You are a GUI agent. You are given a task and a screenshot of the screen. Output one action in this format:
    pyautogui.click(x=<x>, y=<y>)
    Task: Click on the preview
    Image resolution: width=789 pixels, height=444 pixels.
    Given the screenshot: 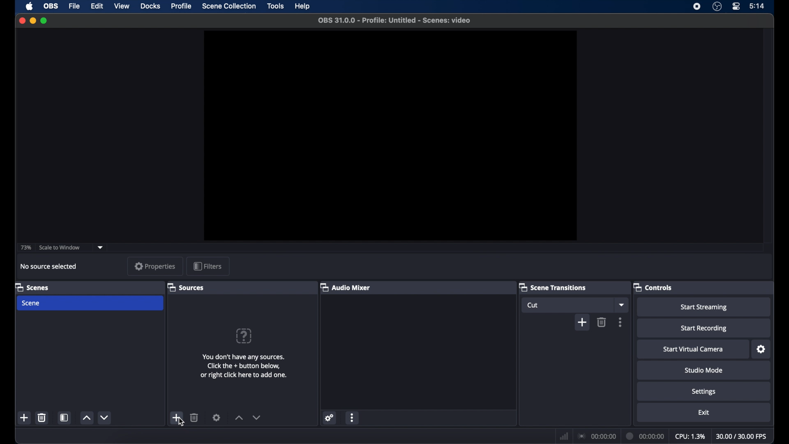 What is the action you would take?
    pyautogui.click(x=389, y=136)
    